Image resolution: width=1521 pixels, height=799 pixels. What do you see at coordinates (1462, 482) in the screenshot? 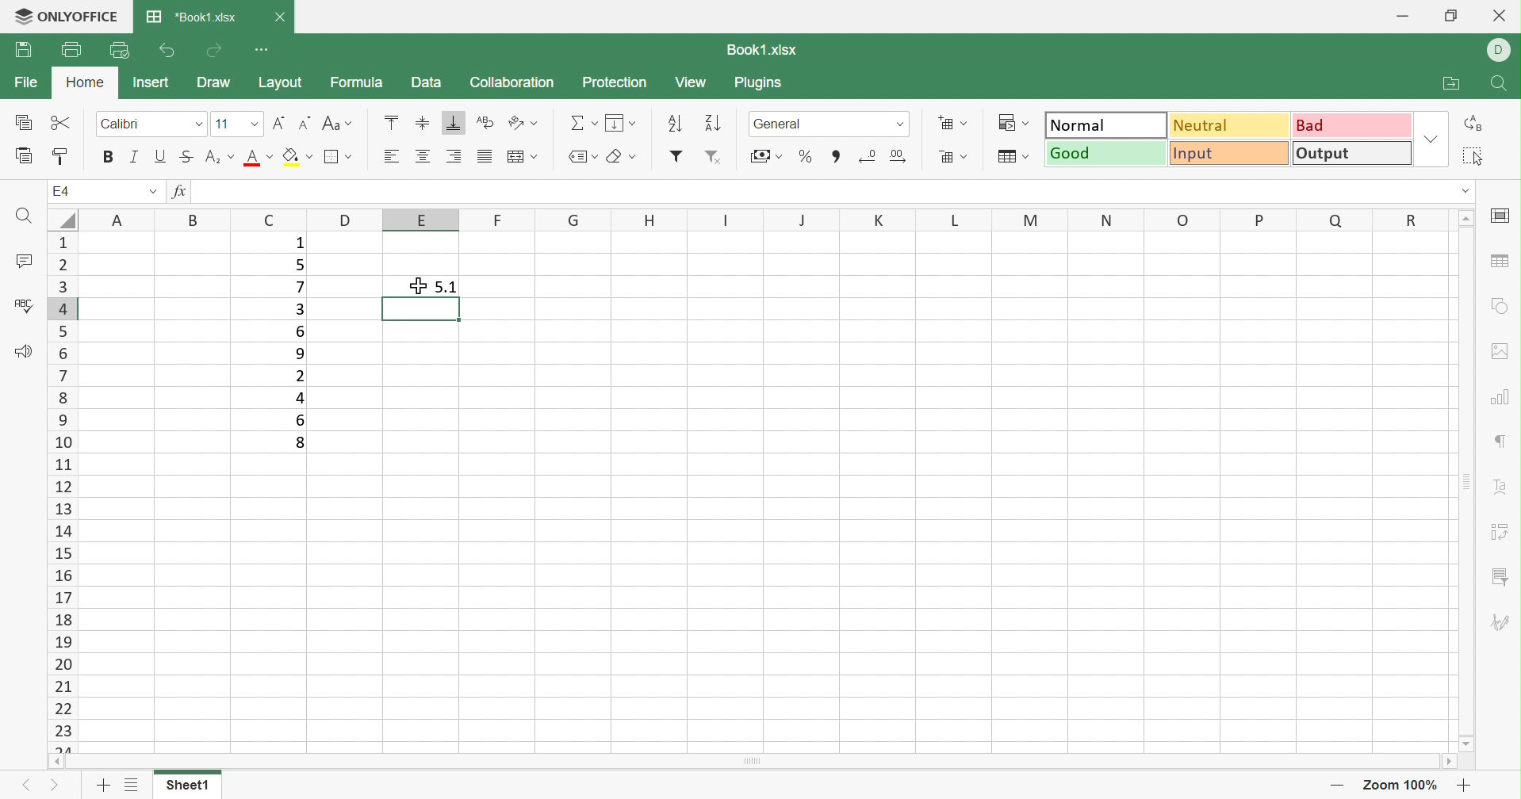
I see `Scroll Bar` at bounding box center [1462, 482].